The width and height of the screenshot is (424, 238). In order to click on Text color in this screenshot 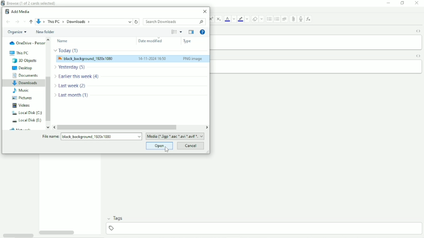, I will do `click(227, 19)`.